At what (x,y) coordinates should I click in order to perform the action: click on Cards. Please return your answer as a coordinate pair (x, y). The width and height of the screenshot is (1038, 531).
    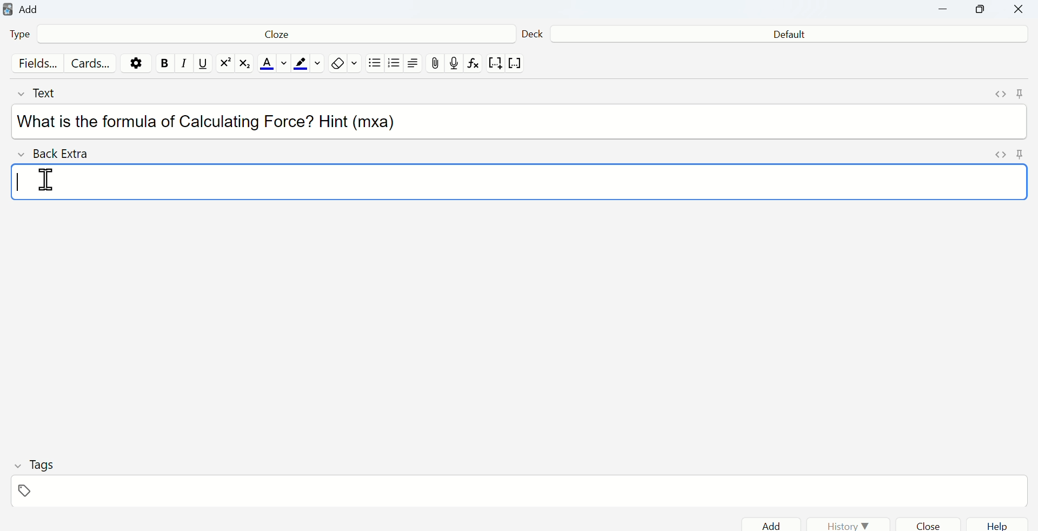
    Looking at the image, I should click on (91, 64).